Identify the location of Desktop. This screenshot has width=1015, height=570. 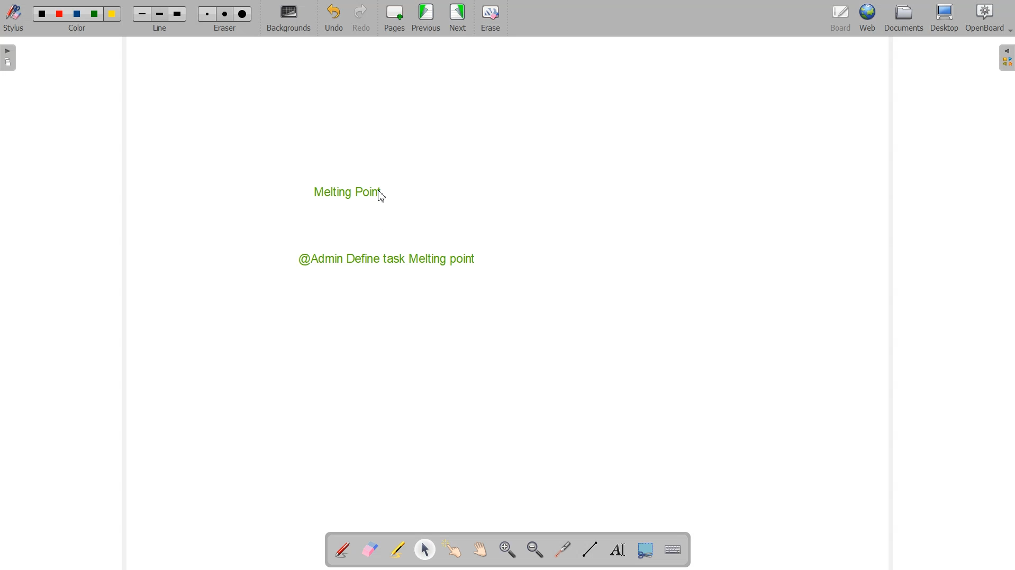
(945, 19).